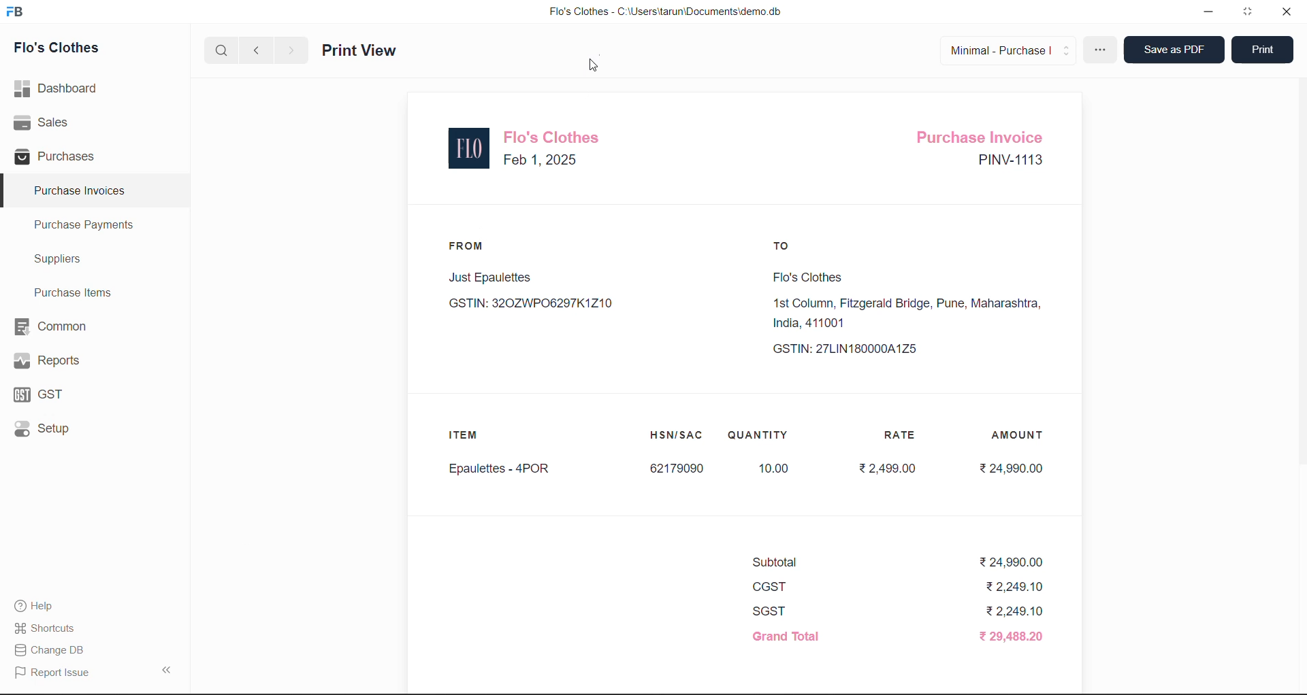 The image size is (1307, 695). I want to click on Report Issue, so click(57, 671).